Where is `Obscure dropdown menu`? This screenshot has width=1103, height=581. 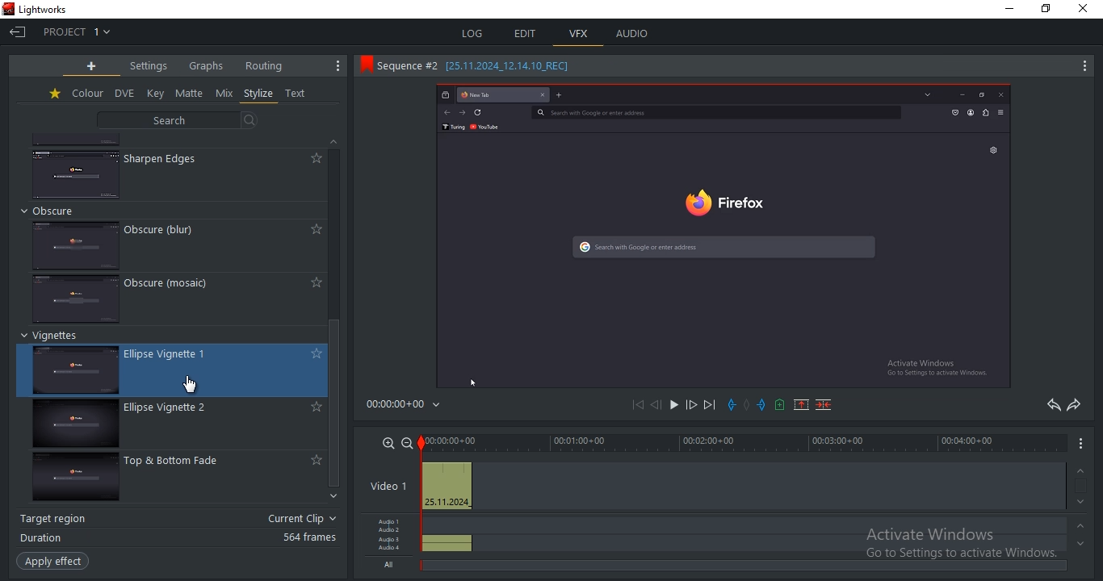
Obscure dropdown menu is located at coordinates (58, 211).